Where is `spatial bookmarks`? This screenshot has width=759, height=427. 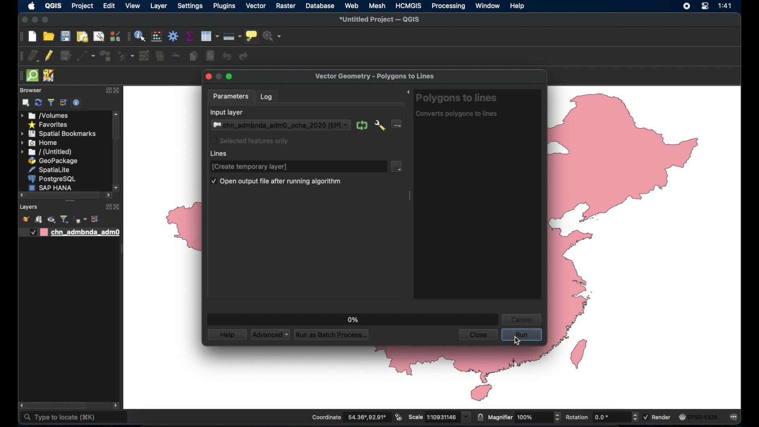
spatial bookmarks is located at coordinates (59, 134).